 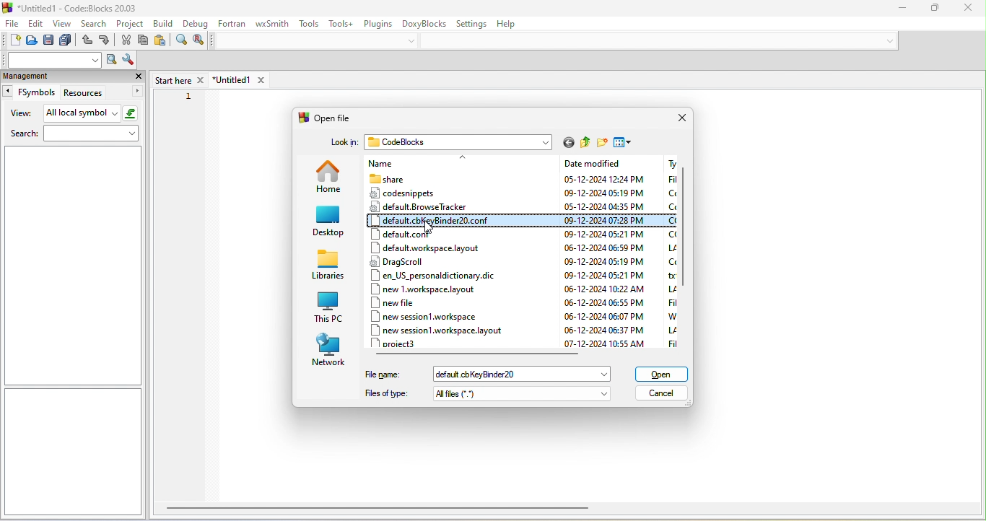 I want to click on name, so click(x=417, y=162).